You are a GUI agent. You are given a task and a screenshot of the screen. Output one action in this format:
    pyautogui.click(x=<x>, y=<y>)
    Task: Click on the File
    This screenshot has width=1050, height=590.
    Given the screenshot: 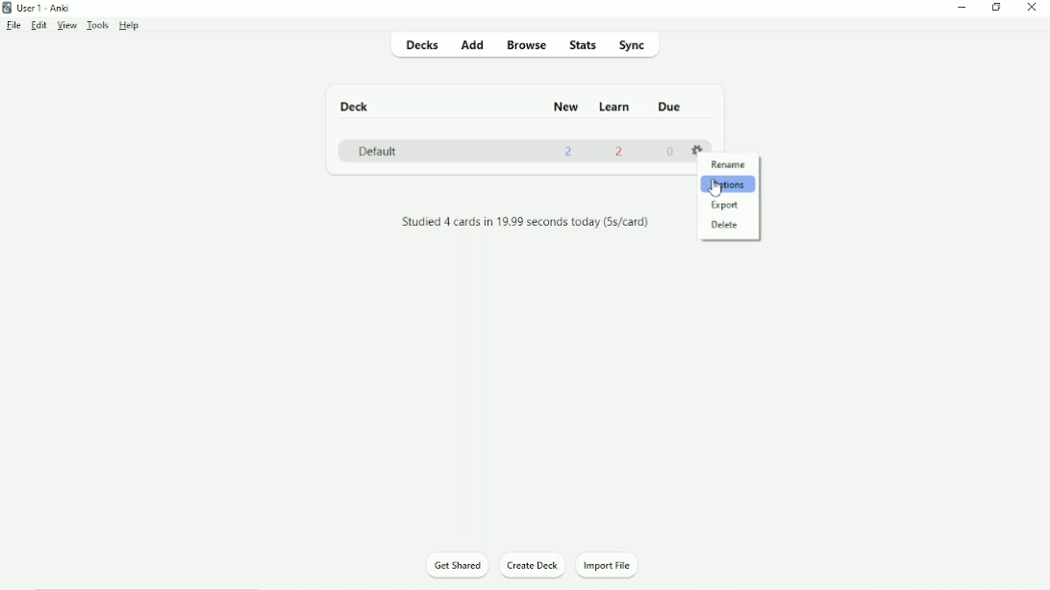 What is the action you would take?
    pyautogui.click(x=13, y=26)
    